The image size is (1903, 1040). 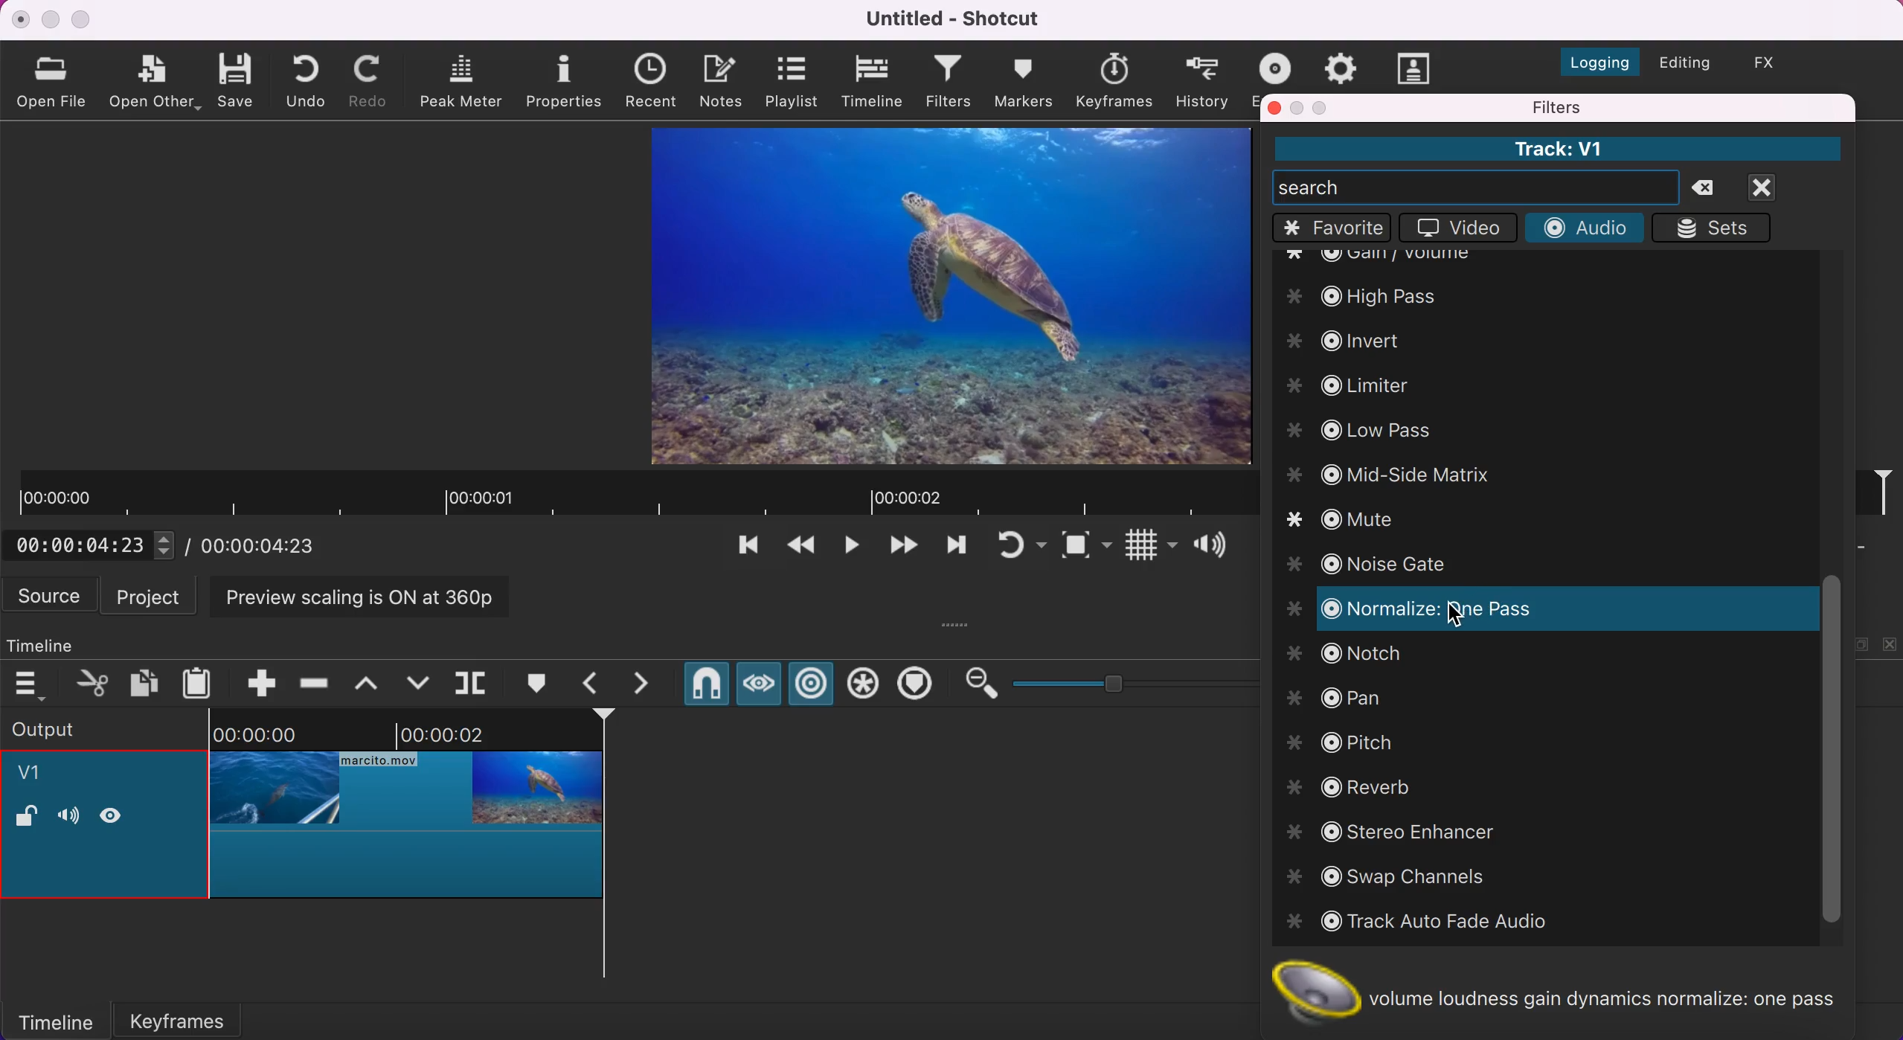 I want to click on close, so click(x=1275, y=107).